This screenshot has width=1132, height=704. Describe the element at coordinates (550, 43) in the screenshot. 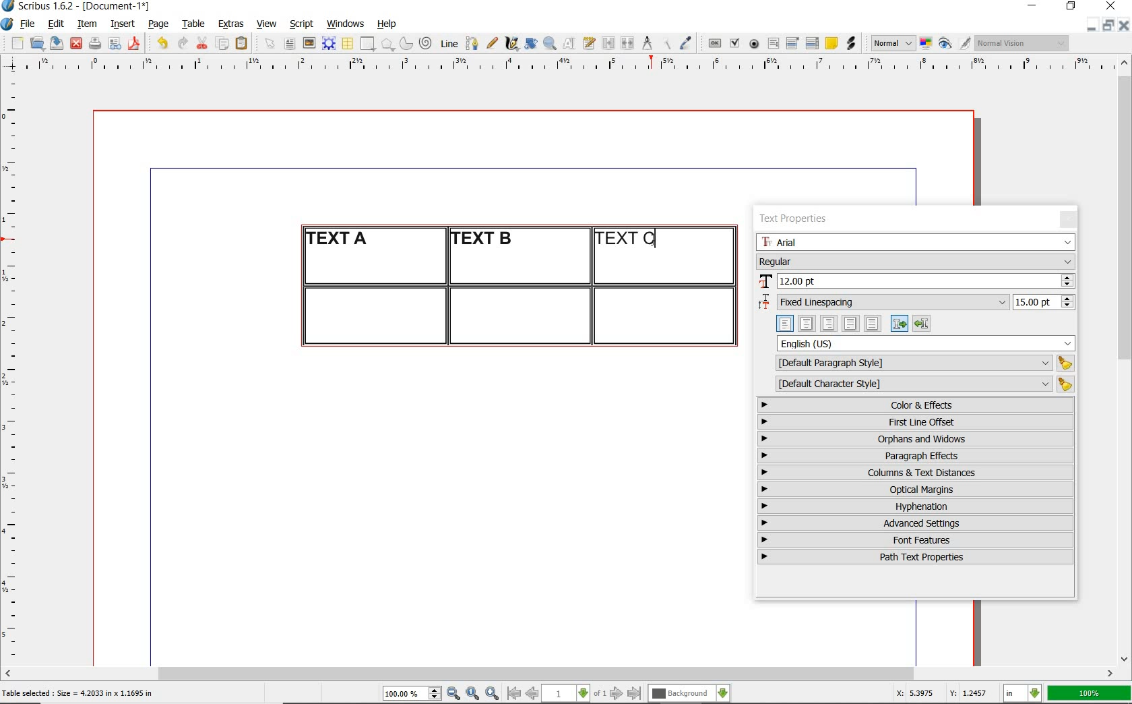

I see `zoom in or zoom out` at that location.